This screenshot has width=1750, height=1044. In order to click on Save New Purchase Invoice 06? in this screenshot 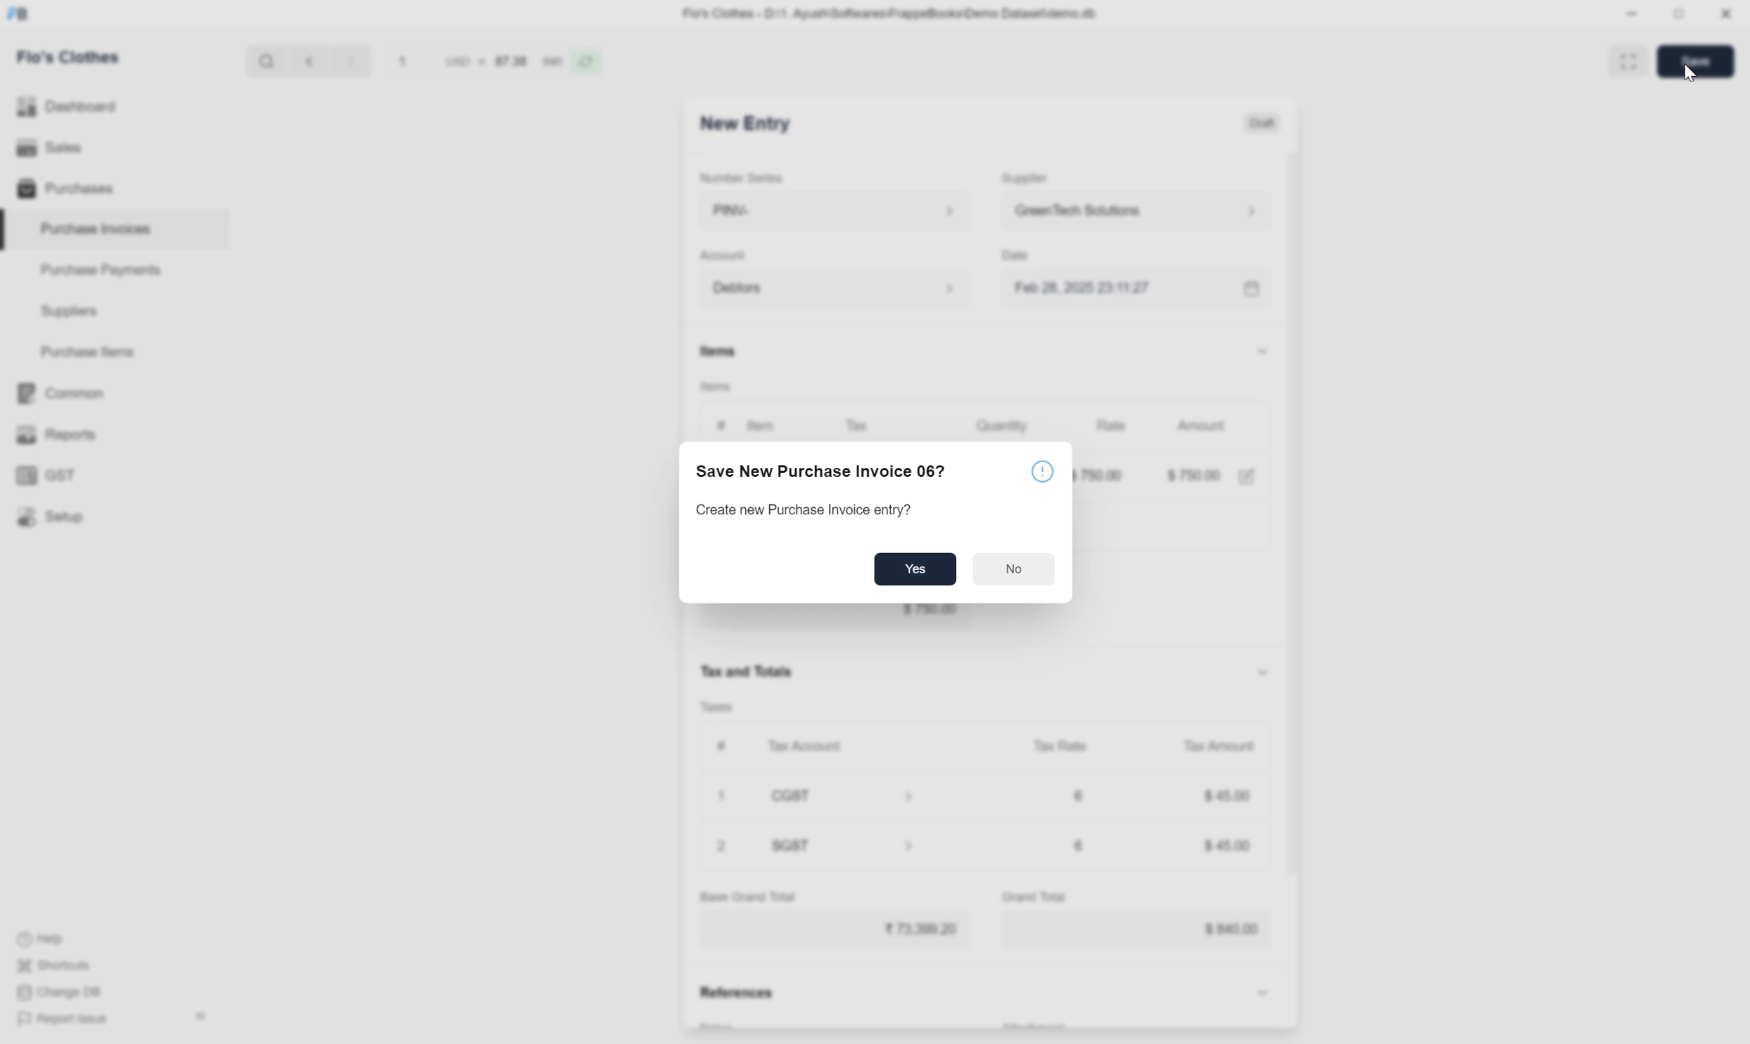, I will do `click(823, 473)`.